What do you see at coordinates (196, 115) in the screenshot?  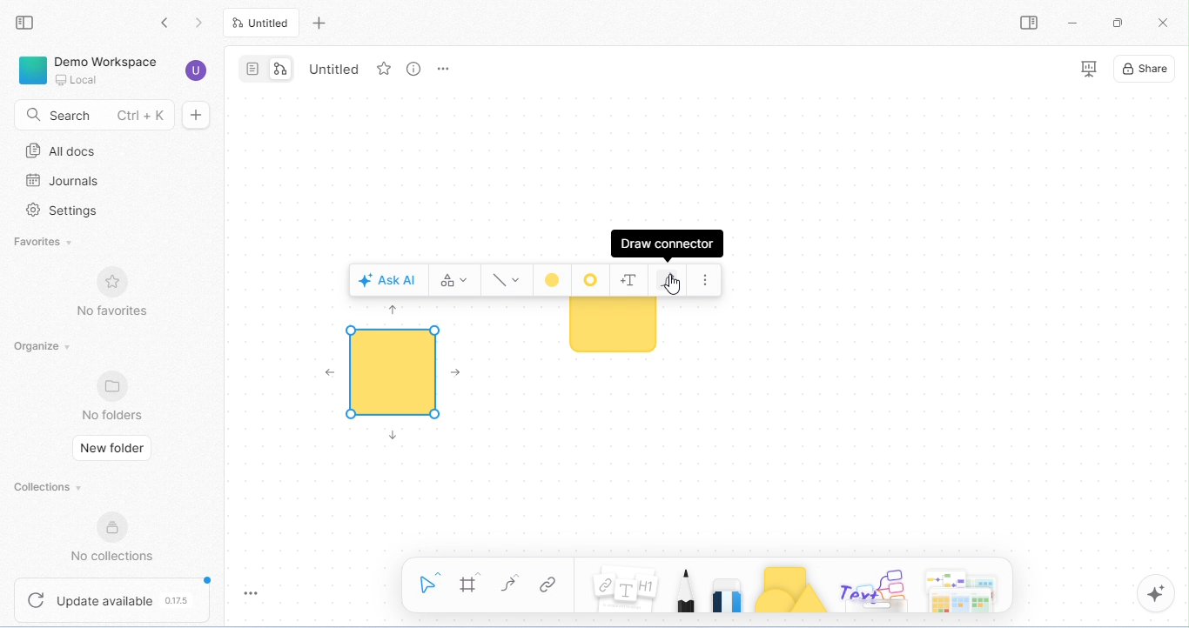 I see `new doc` at bounding box center [196, 115].